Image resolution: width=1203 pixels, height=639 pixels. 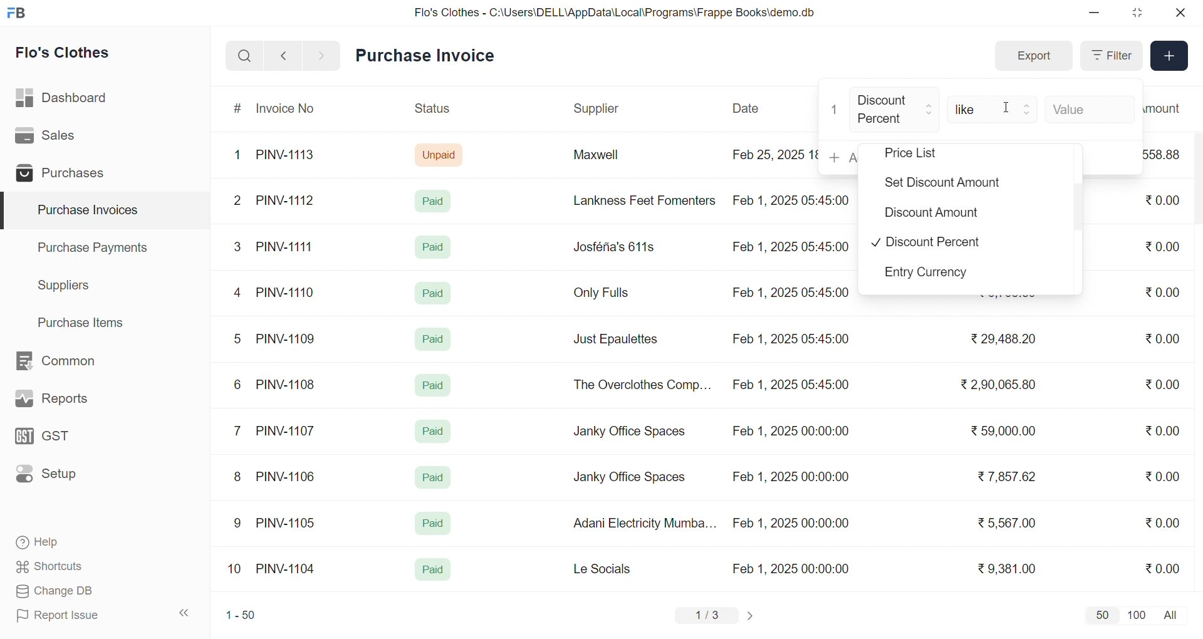 I want to click on Janky Office Spaces, so click(x=629, y=479).